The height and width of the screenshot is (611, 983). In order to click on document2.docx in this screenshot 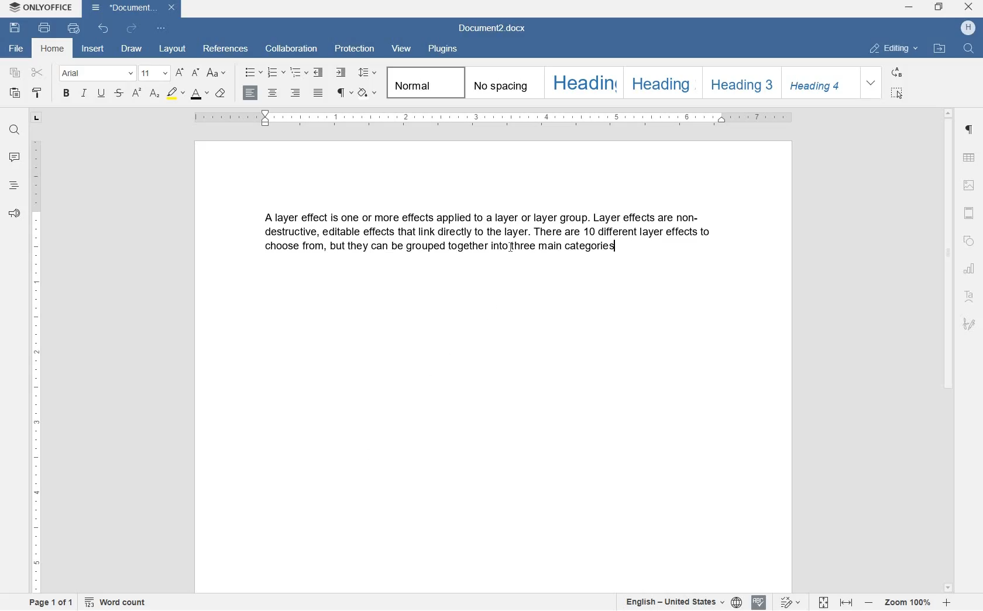, I will do `click(132, 9)`.